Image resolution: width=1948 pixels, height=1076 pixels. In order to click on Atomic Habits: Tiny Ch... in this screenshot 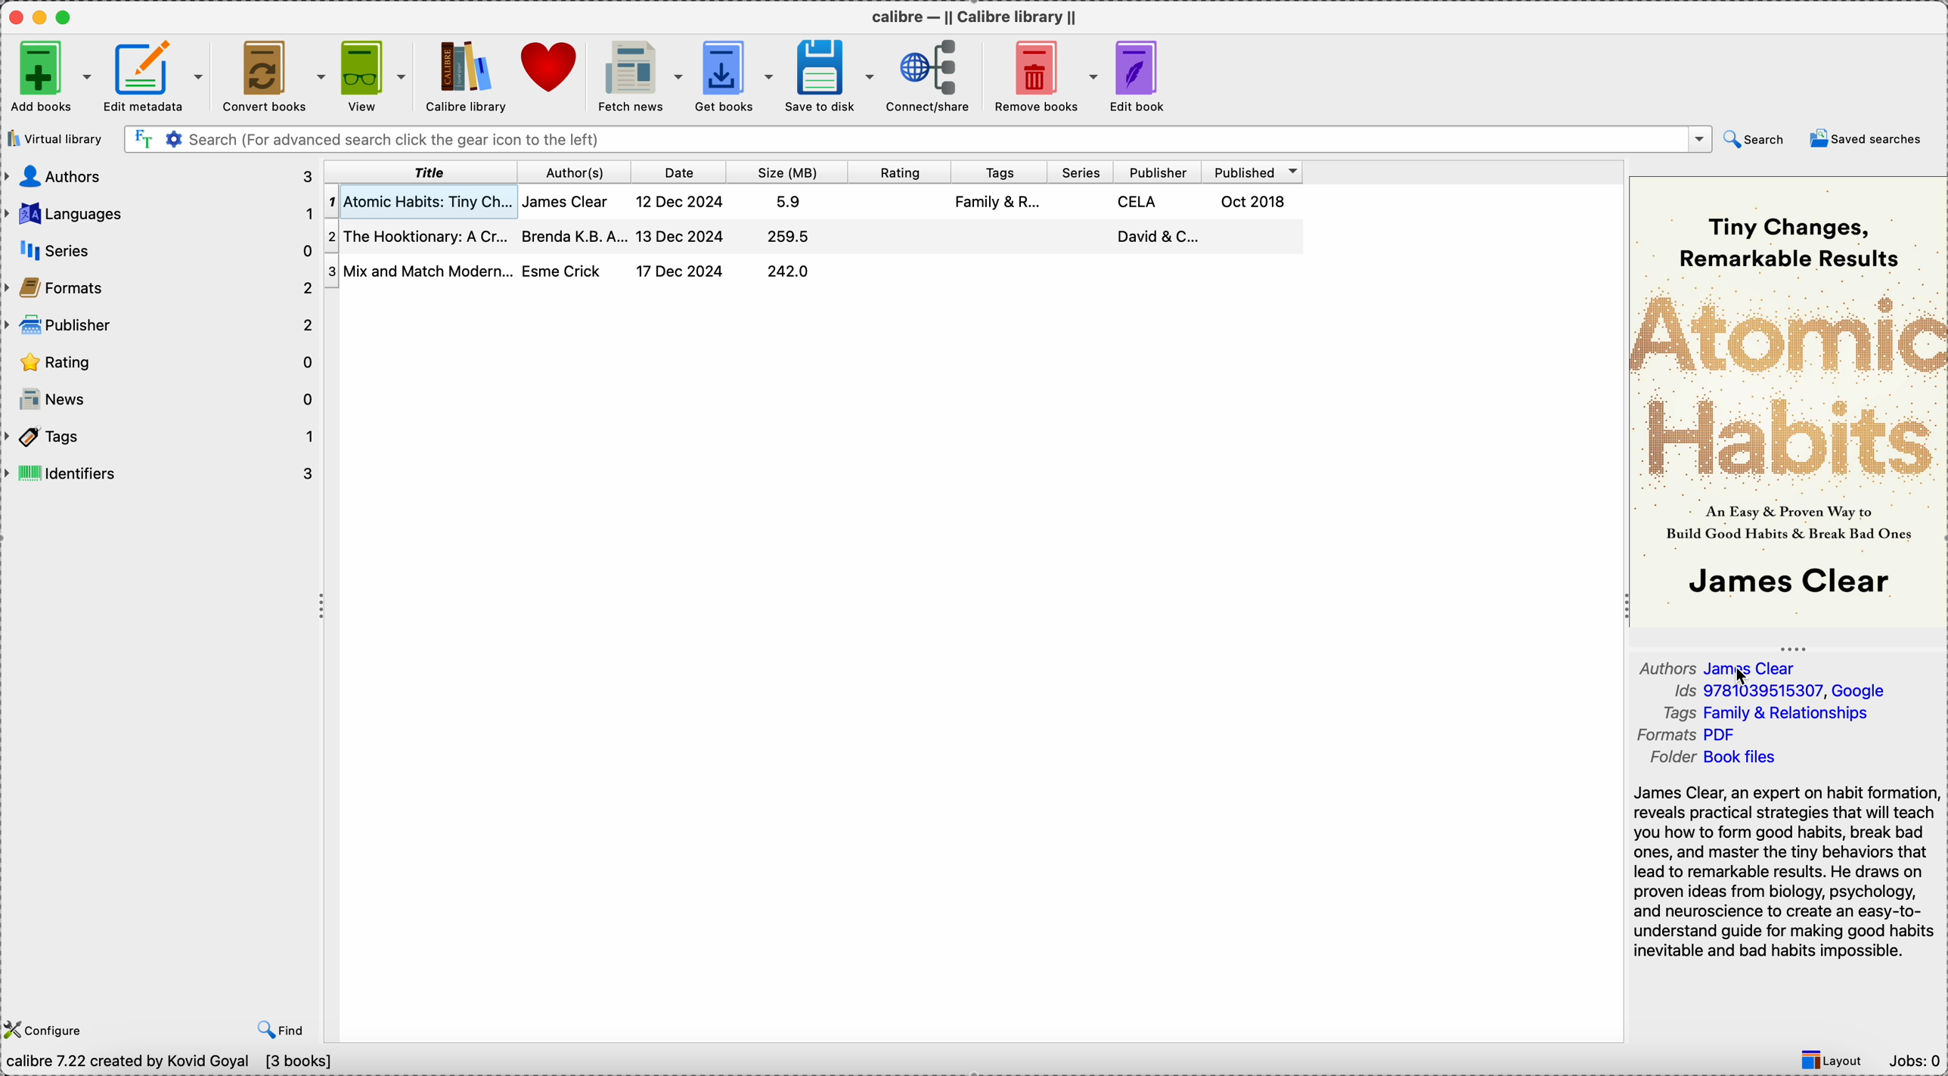, I will do `click(421, 201)`.